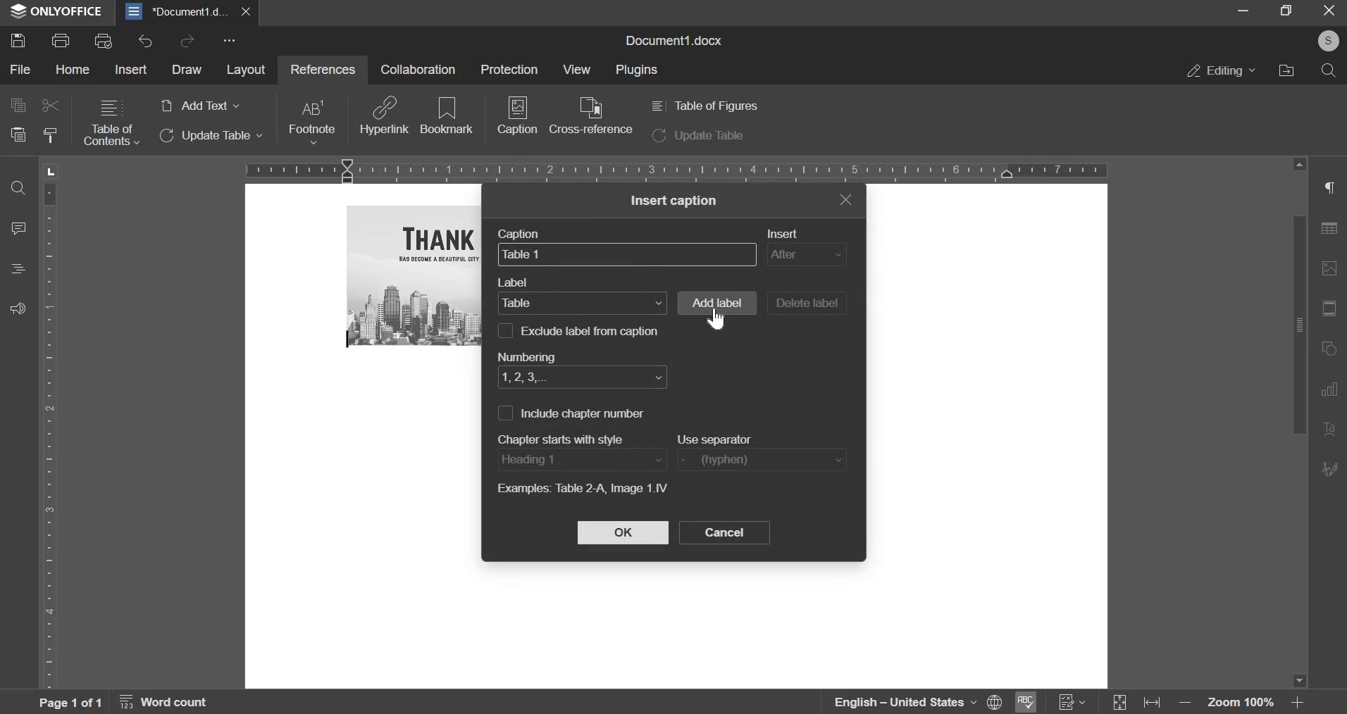 This screenshot has height=714, width=1347. I want to click on insert, so click(788, 233).